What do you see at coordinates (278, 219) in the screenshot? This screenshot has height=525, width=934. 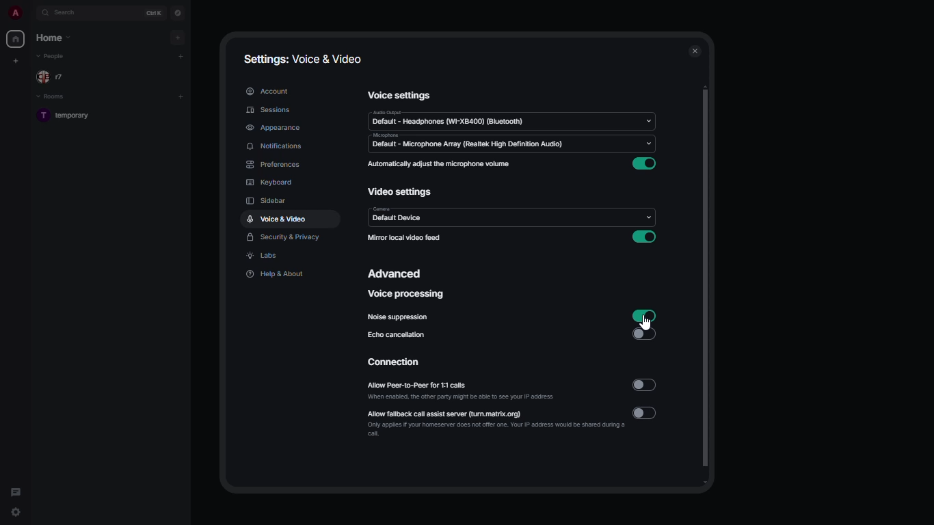 I see `voice & video` at bounding box center [278, 219].